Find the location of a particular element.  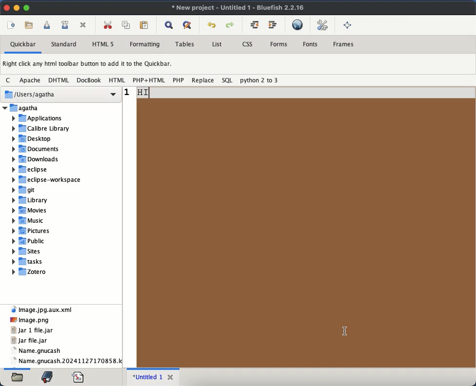

tasks is located at coordinates (28, 261).